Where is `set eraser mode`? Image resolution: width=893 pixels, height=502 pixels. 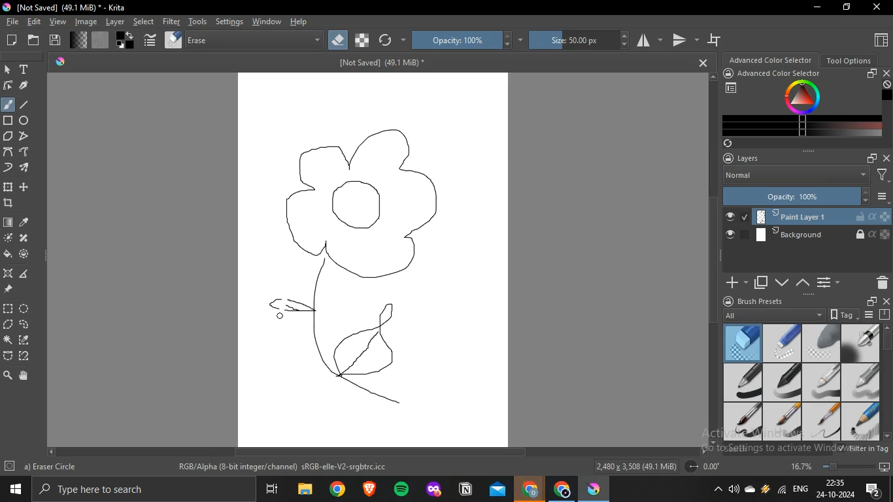
set eraser mode is located at coordinates (337, 41).